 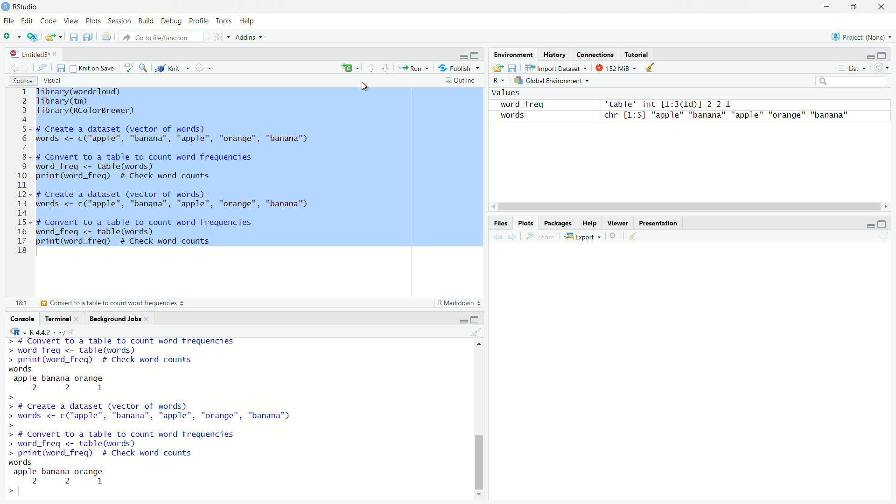 What do you see at coordinates (387, 68) in the screenshot?
I see `Go to the next section/chunk` at bounding box center [387, 68].